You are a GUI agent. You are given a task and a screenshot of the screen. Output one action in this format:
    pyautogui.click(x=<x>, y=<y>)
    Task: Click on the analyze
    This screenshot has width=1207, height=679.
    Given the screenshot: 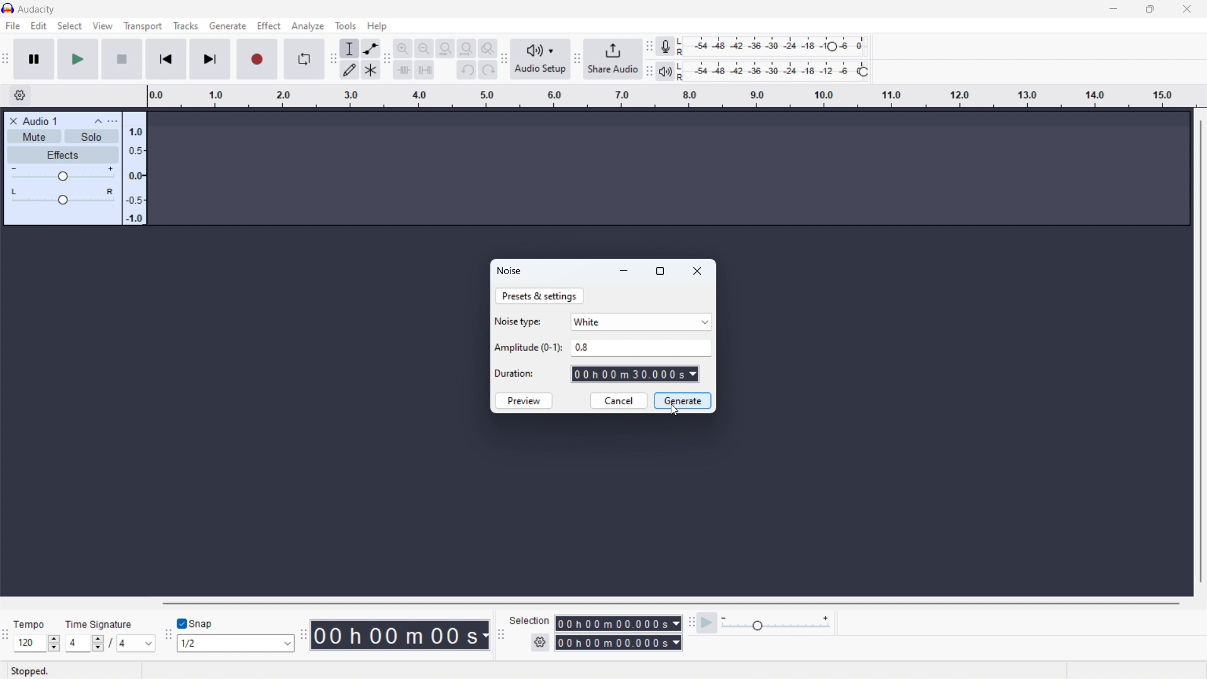 What is the action you would take?
    pyautogui.click(x=308, y=26)
    